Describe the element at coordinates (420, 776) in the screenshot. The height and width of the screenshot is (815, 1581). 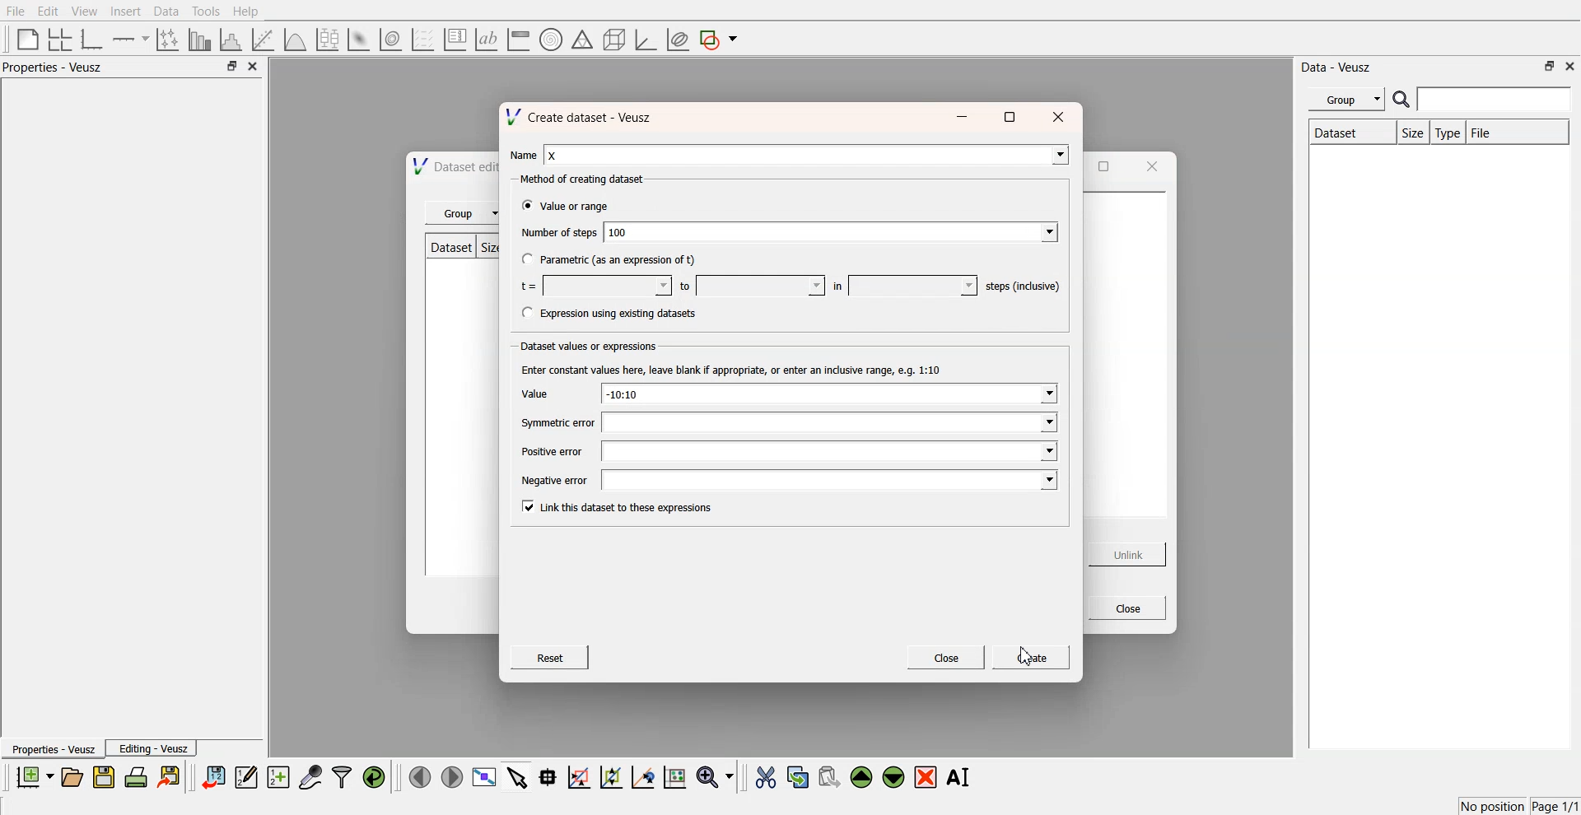
I see `move left` at that location.